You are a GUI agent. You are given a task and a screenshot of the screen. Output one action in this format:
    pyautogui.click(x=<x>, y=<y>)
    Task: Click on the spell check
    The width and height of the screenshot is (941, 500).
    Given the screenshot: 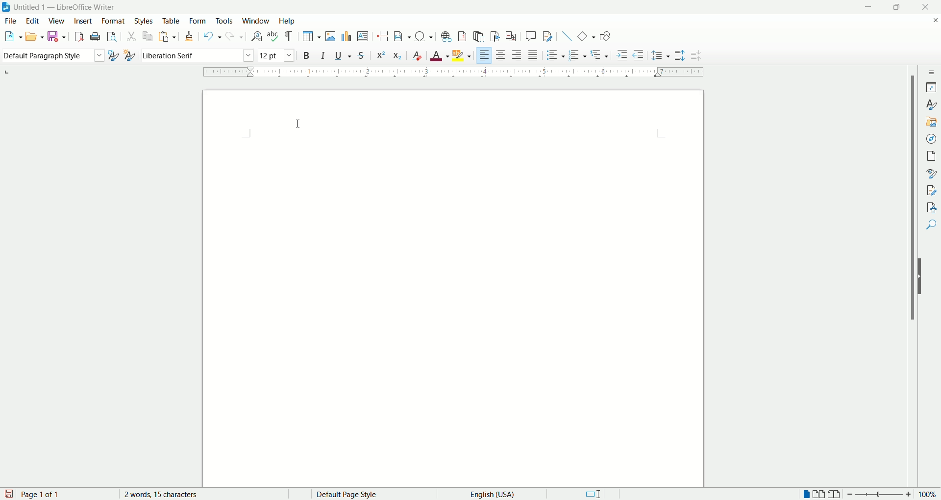 What is the action you would take?
    pyautogui.click(x=272, y=37)
    